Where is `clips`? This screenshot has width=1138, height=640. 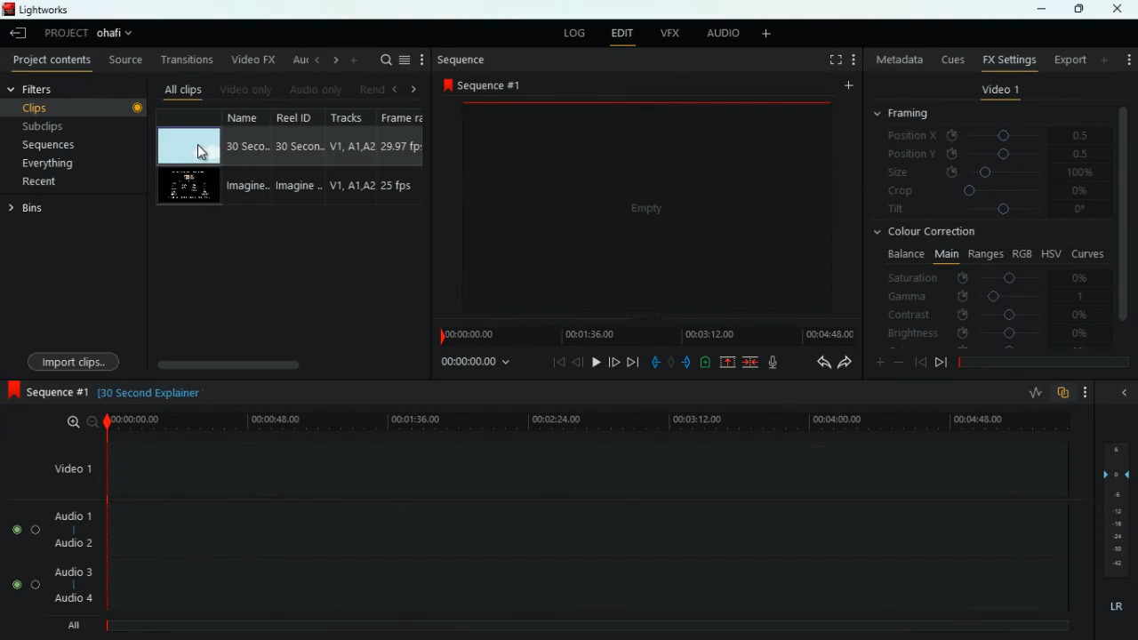 clips is located at coordinates (66, 108).